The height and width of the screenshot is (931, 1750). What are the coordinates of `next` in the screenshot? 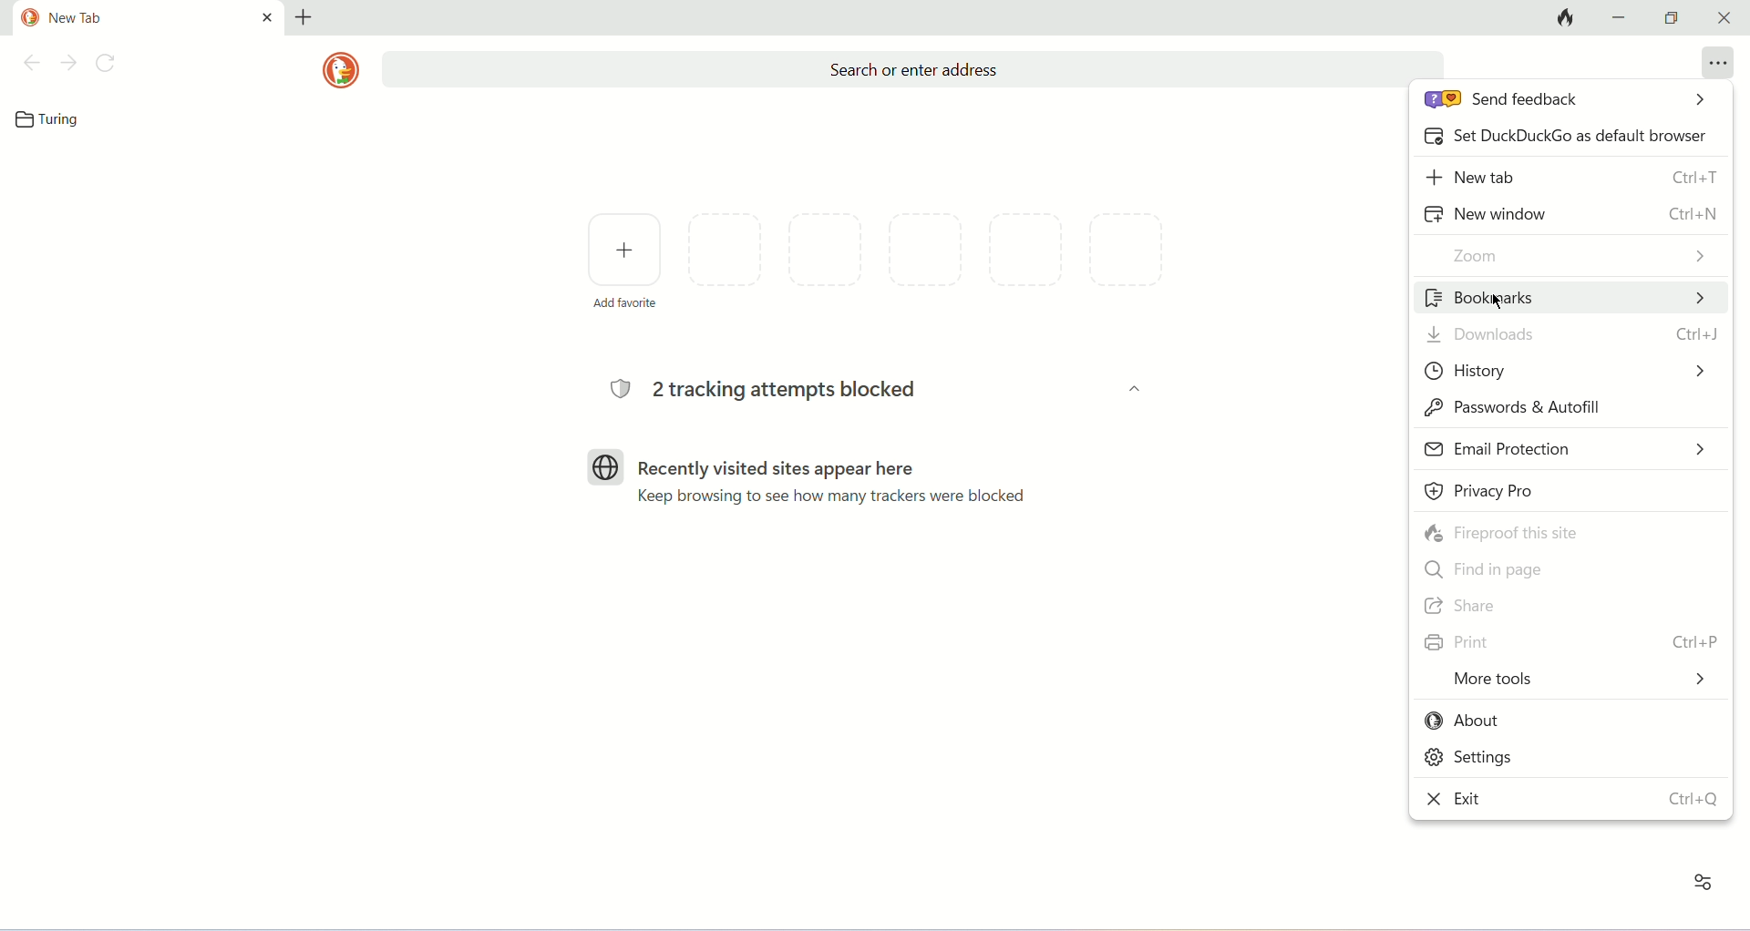 It's located at (69, 63).